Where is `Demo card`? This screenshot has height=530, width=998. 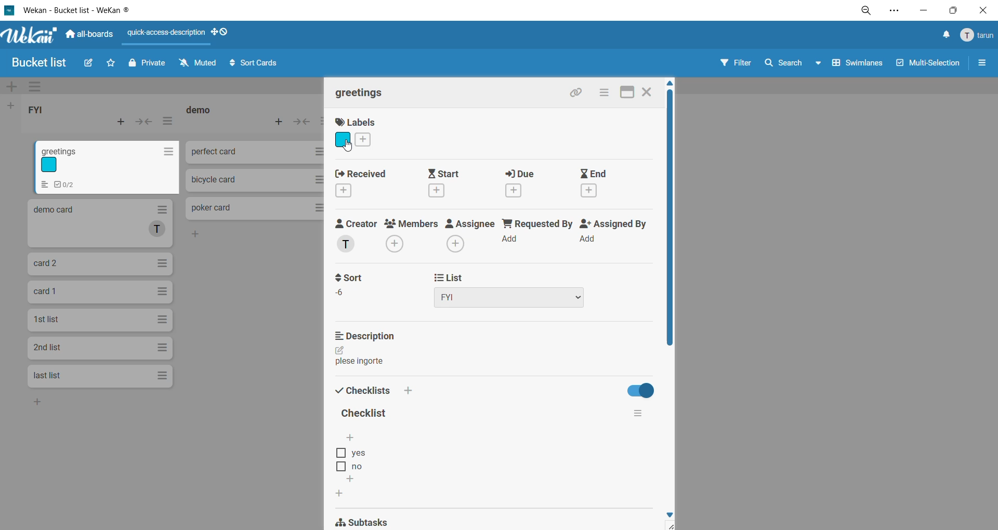
Demo card is located at coordinates (99, 223).